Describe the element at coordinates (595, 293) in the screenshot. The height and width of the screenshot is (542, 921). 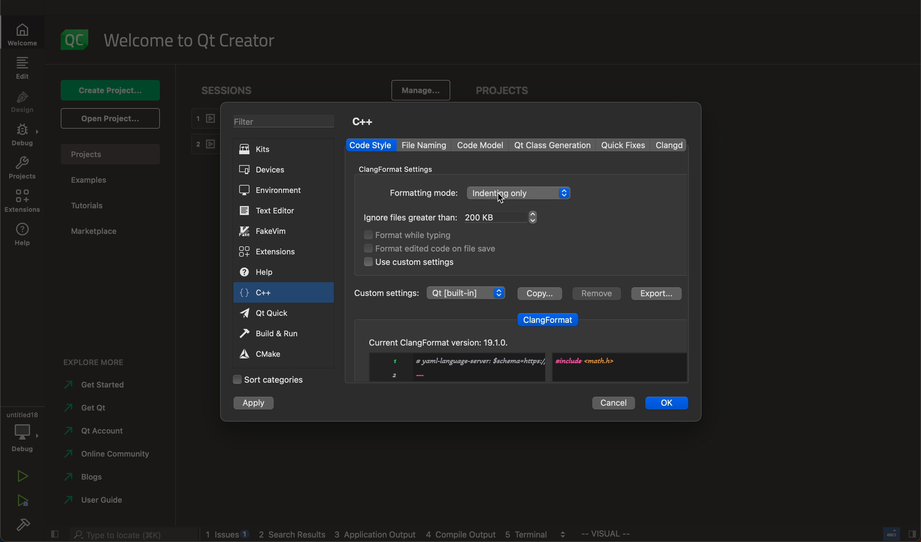
I see `remove` at that location.